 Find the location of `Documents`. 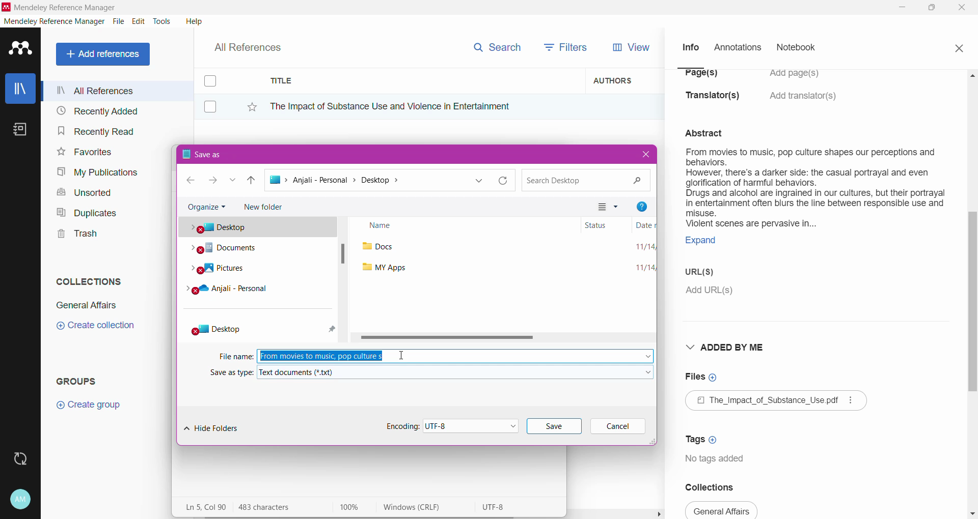

Documents is located at coordinates (229, 250).